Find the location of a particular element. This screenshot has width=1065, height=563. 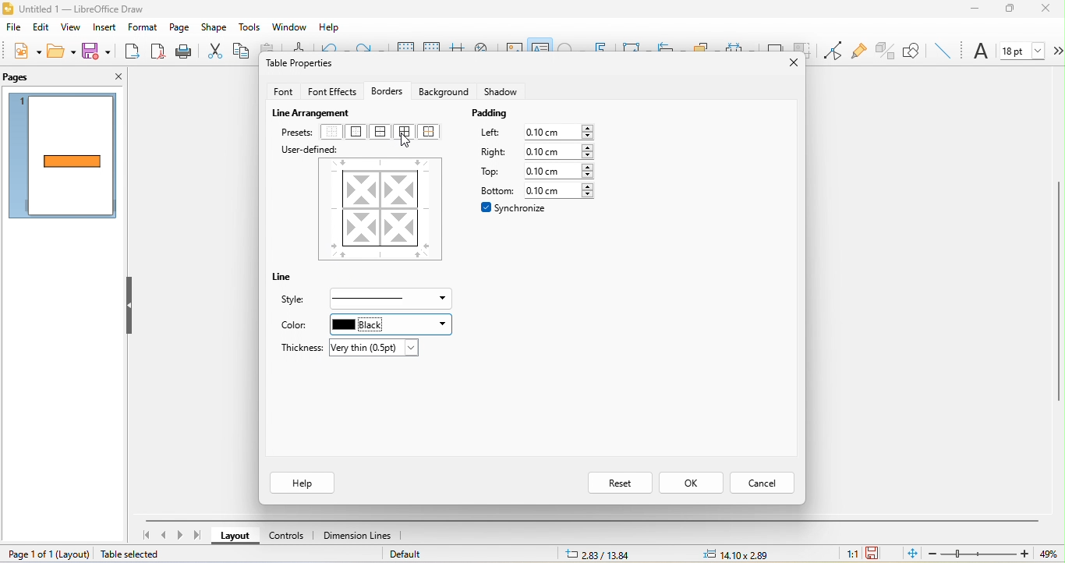

table selected is located at coordinates (133, 555).